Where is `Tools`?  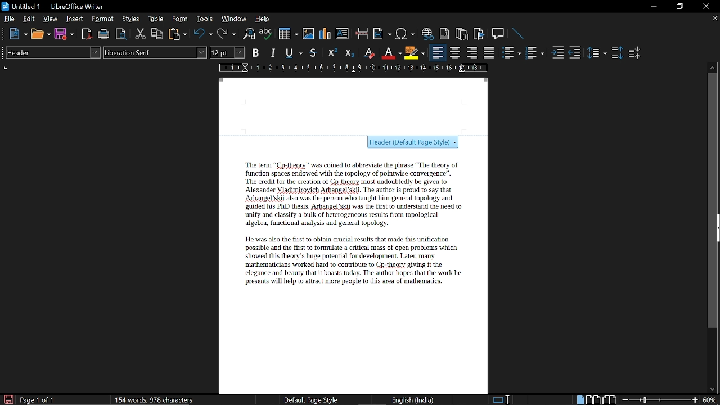
Tools is located at coordinates (205, 19).